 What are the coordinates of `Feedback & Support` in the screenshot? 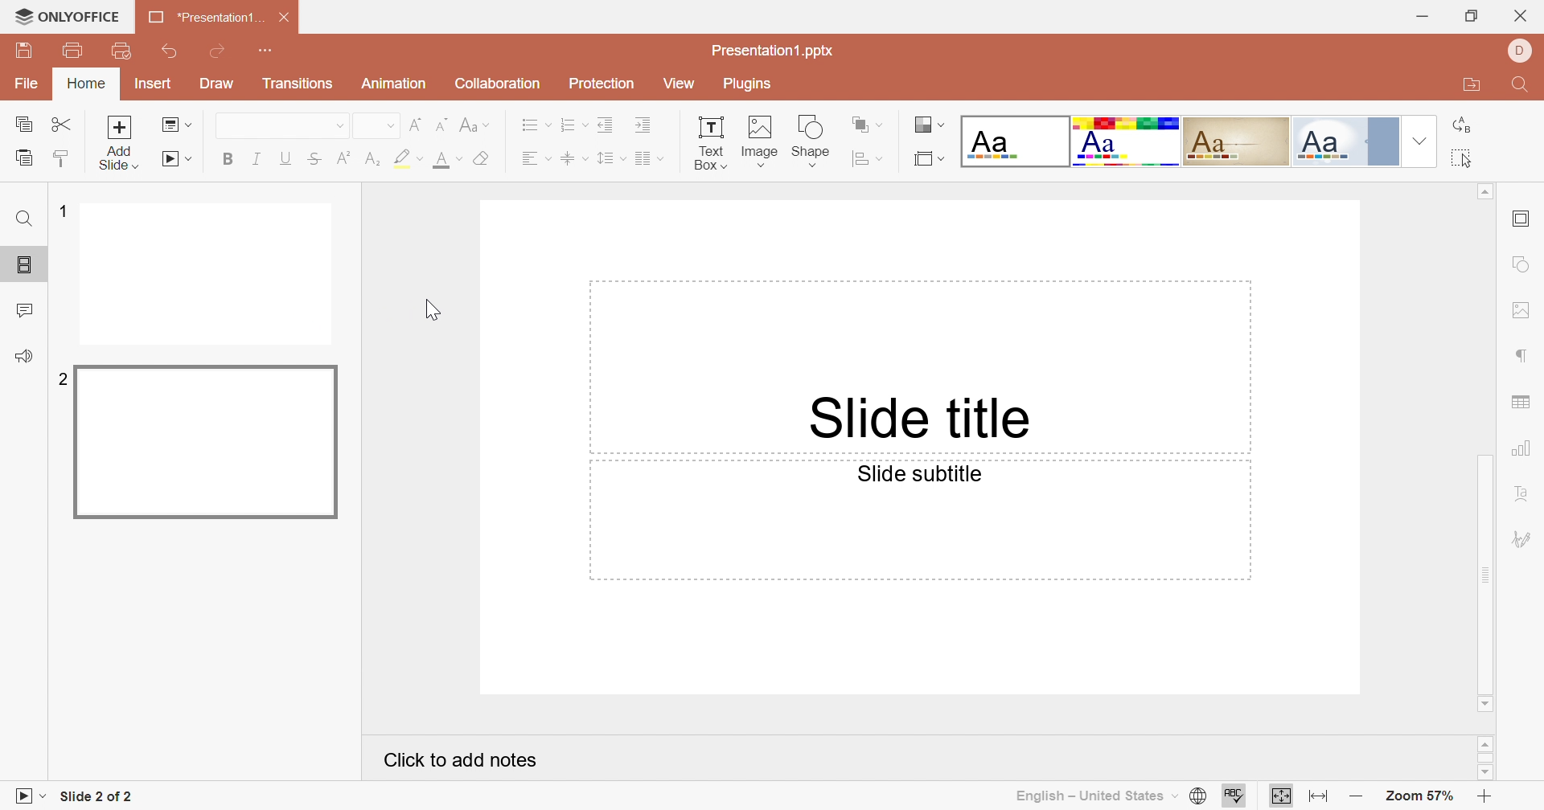 It's located at (24, 357).